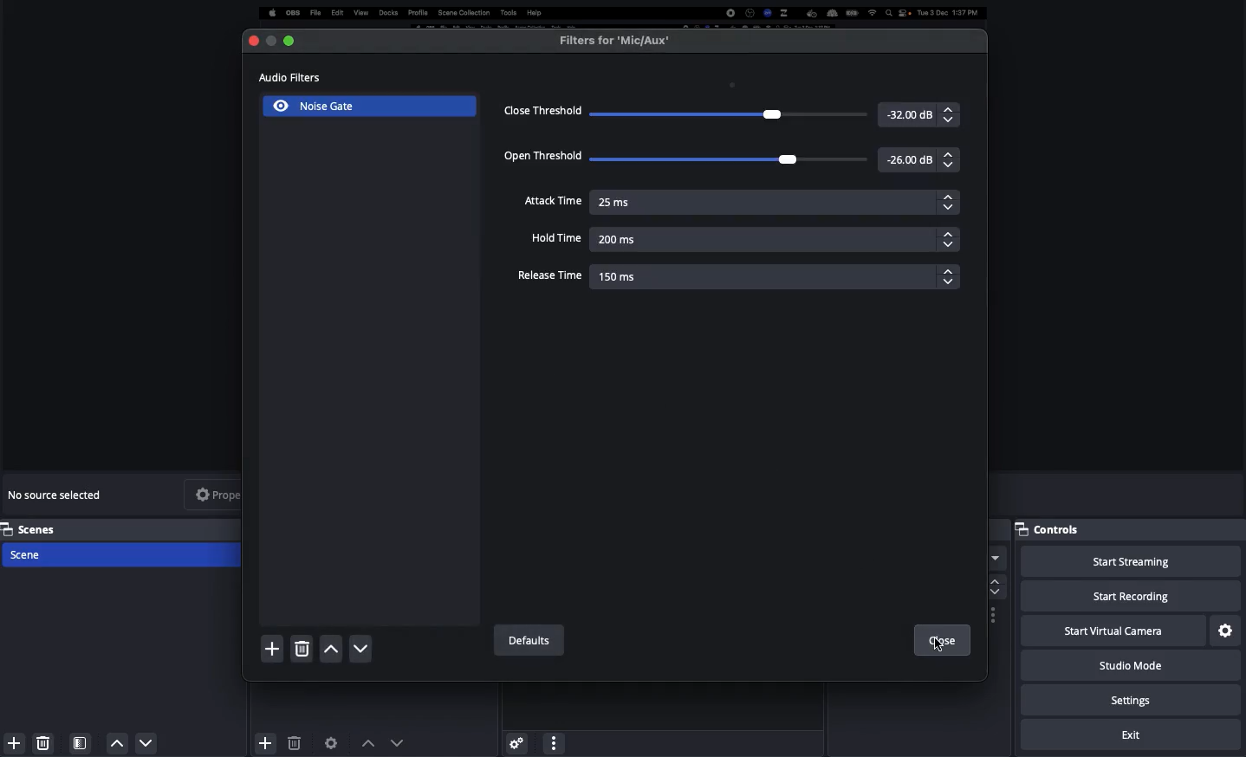 This screenshot has height=757, width=1246. Describe the element at coordinates (301, 650) in the screenshot. I see `Delete` at that location.